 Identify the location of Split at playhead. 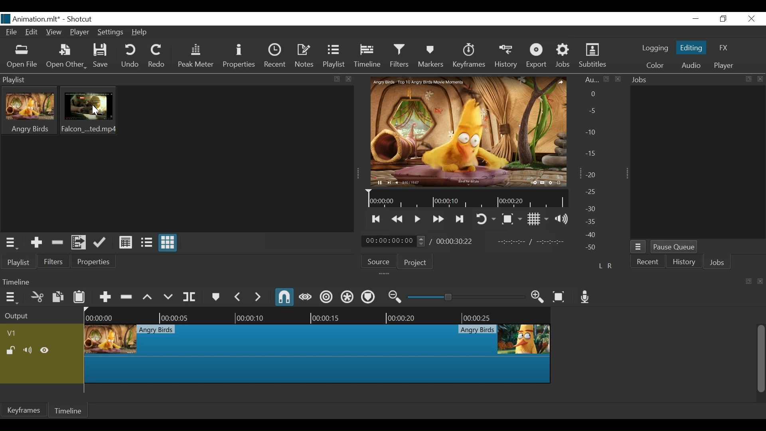
(190, 297).